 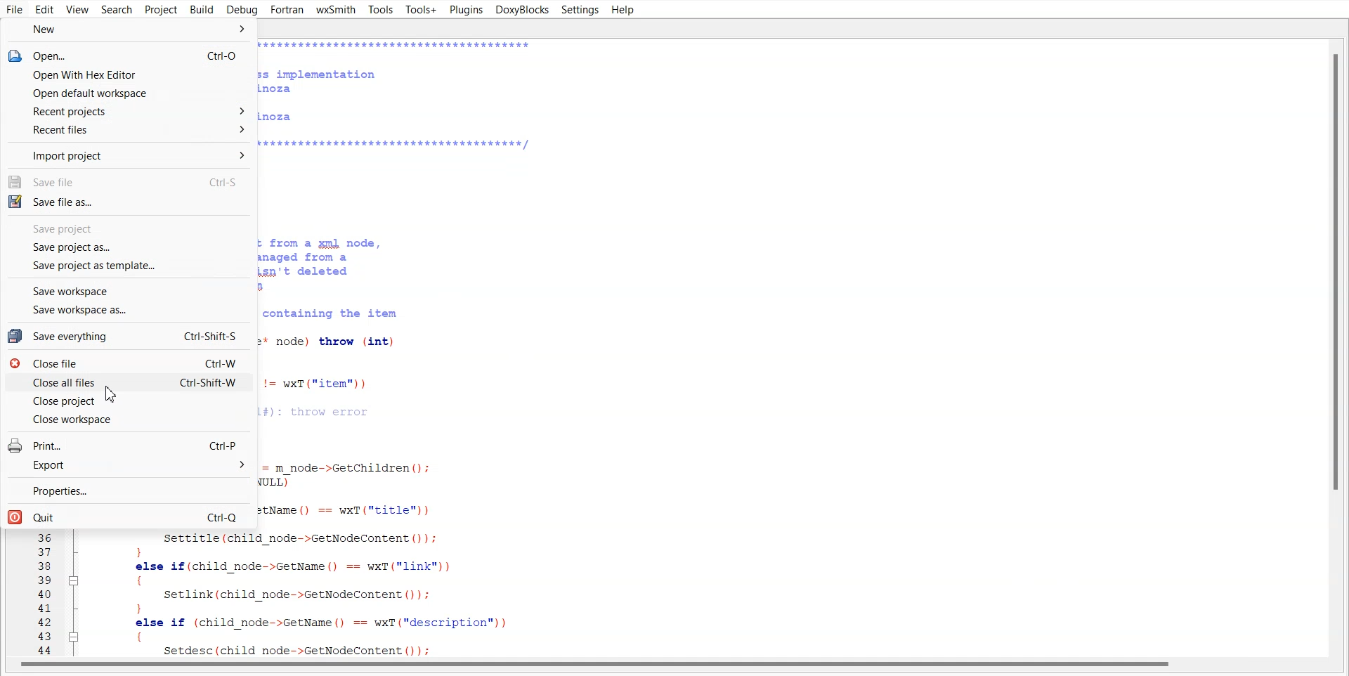 What do you see at coordinates (129, 247) in the screenshot?
I see `Save project as` at bounding box center [129, 247].